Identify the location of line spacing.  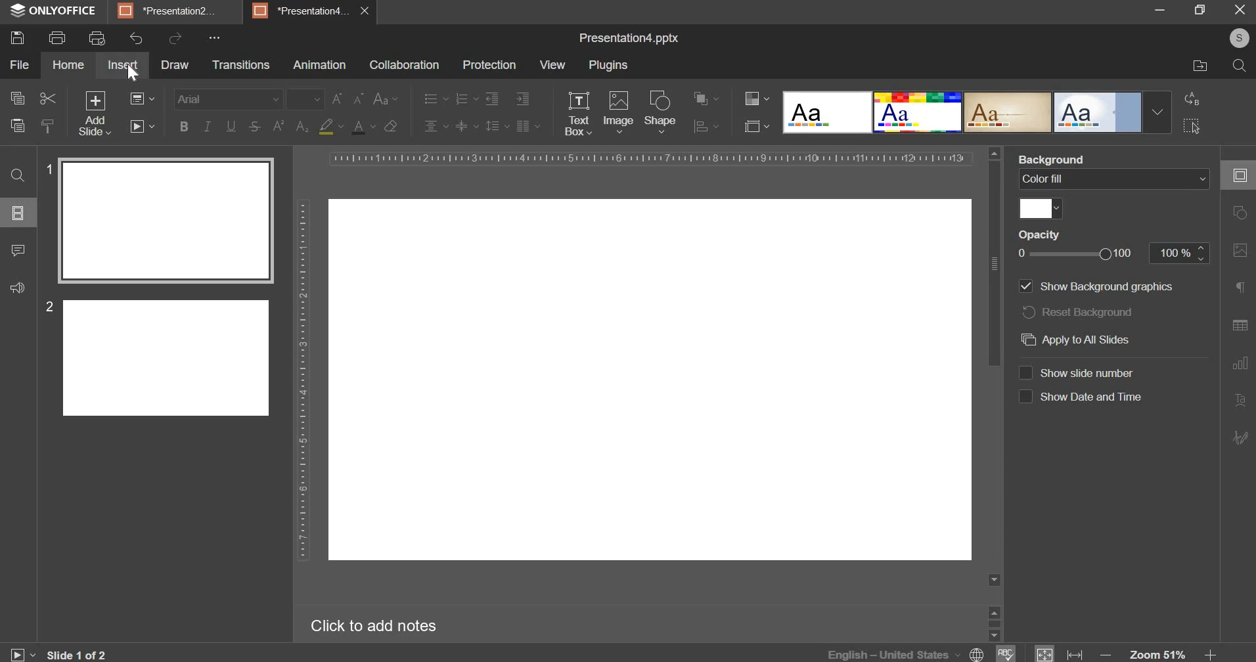
(498, 127).